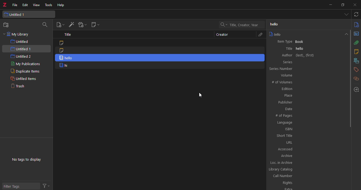 The image size is (361, 190). What do you see at coordinates (71, 25) in the screenshot?
I see `add item` at bounding box center [71, 25].